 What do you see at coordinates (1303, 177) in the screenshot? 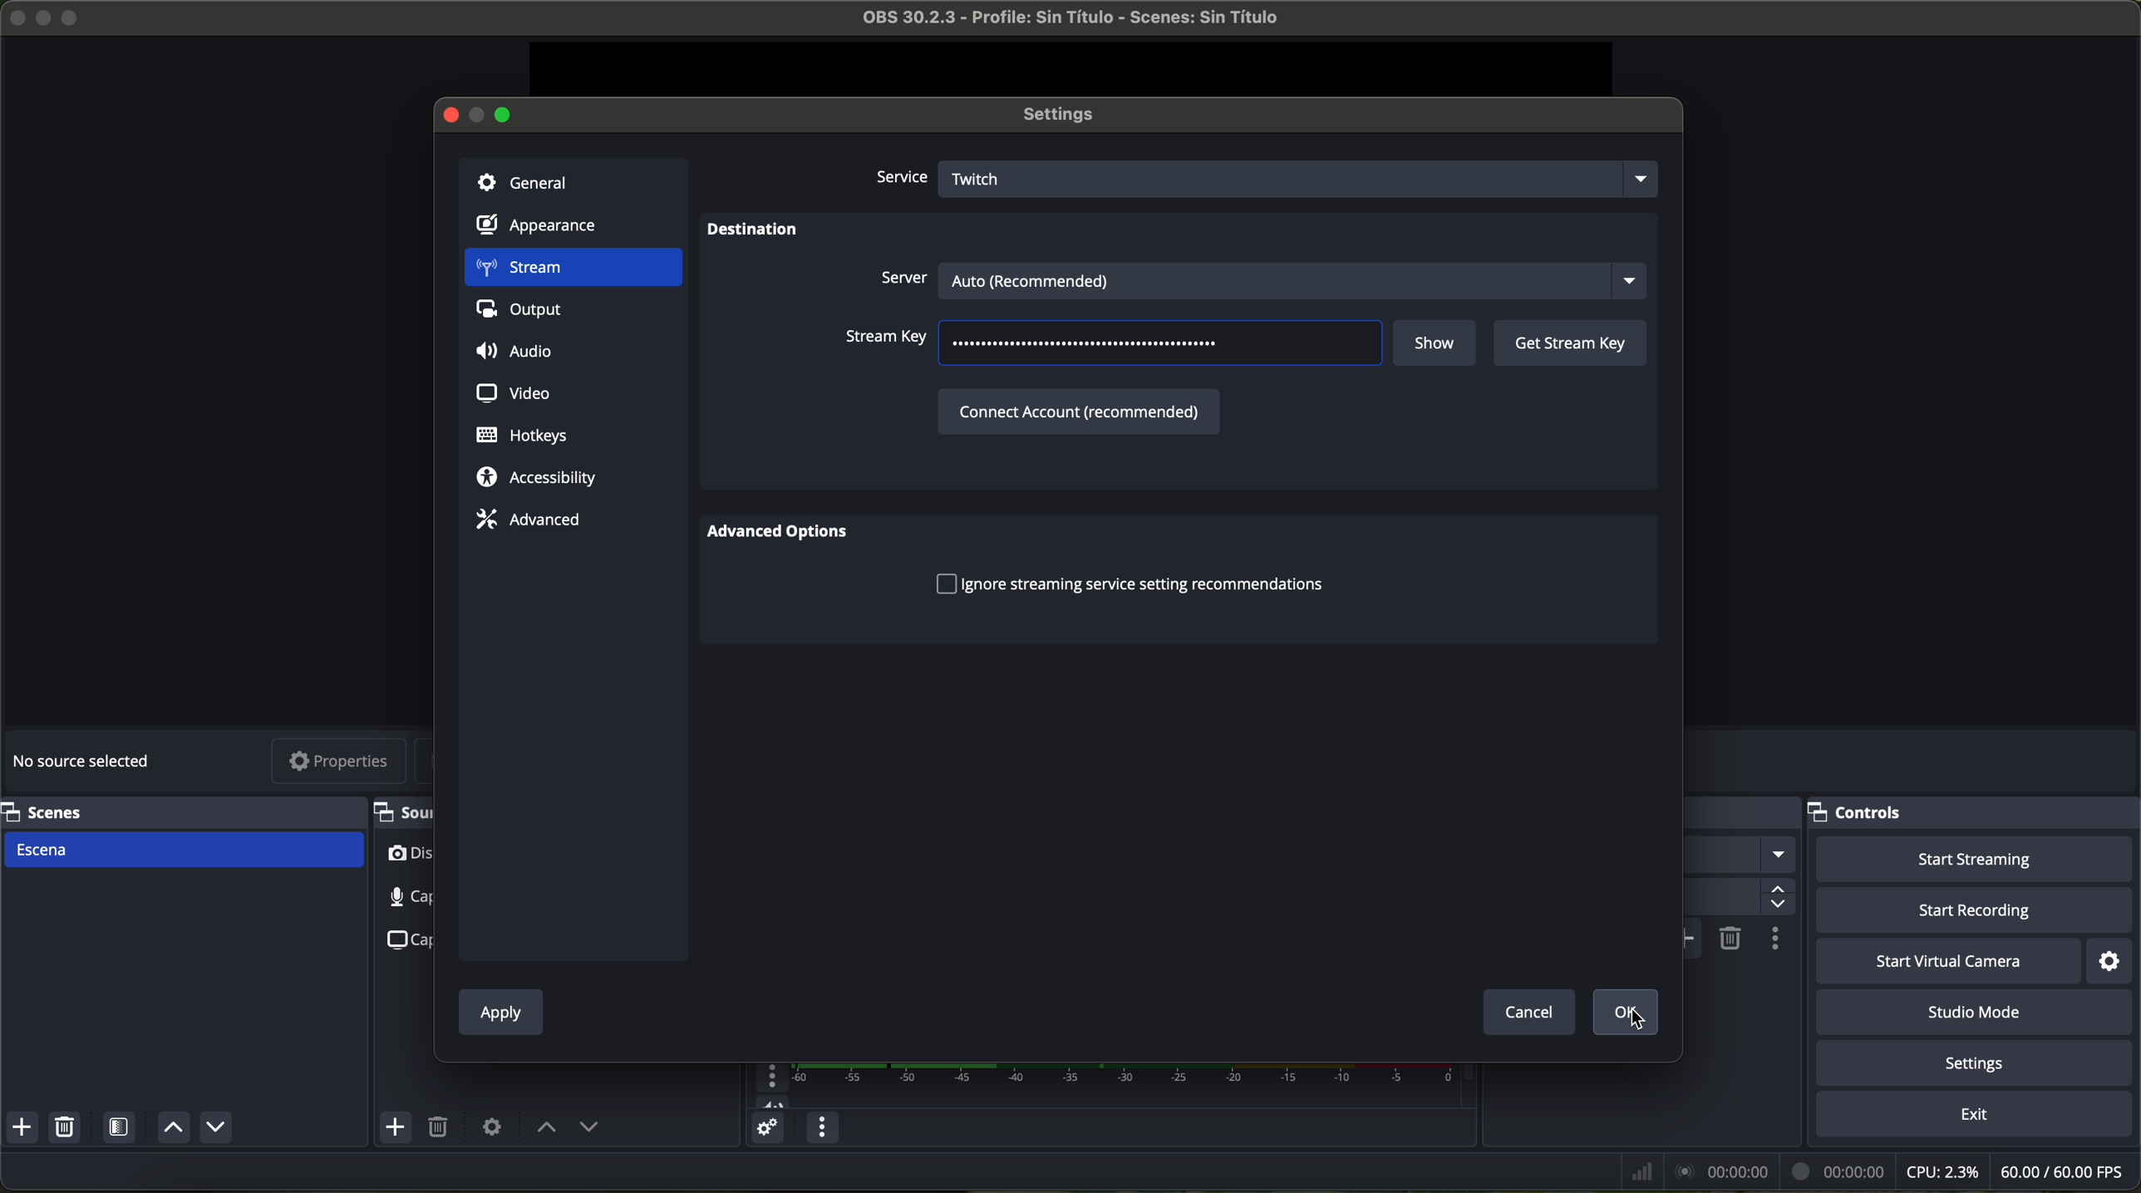
I see `Twitch` at bounding box center [1303, 177].